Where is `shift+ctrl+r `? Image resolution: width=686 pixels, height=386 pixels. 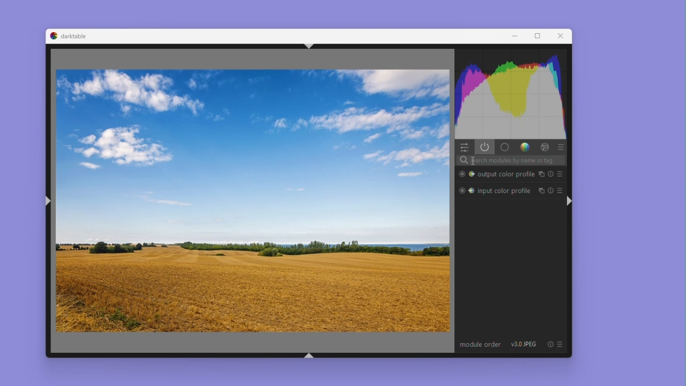 shift+ctrl+r  is located at coordinates (569, 201).